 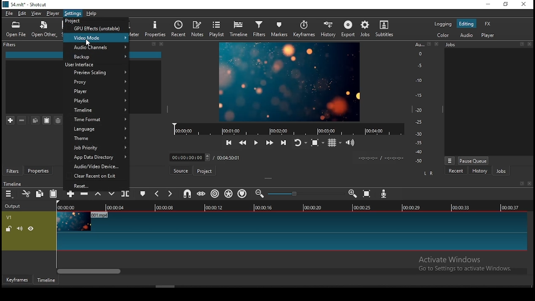 What do you see at coordinates (10, 194) in the screenshot?
I see `timeline menu` at bounding box center [10, 194].